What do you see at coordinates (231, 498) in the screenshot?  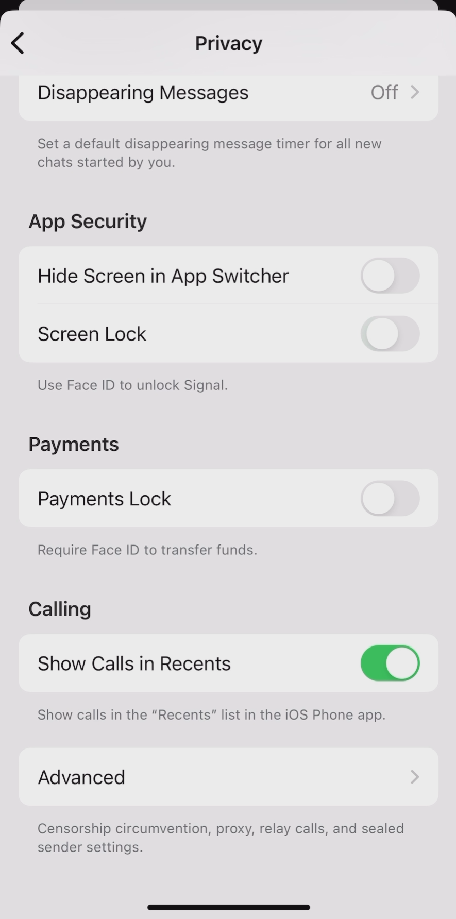 I see `Payments Lock` at bounding box center [231, 498].